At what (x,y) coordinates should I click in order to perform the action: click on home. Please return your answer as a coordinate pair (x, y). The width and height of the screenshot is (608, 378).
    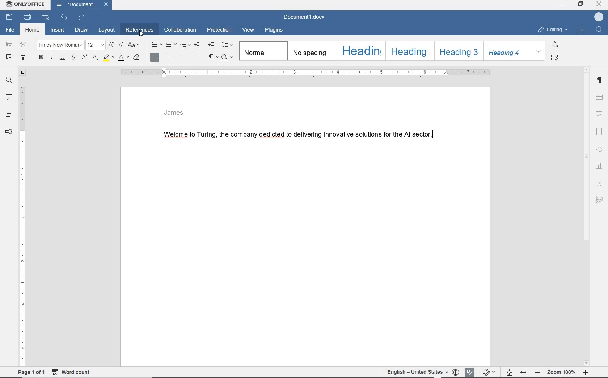
    Looking at the image, I should click on (32, 30).